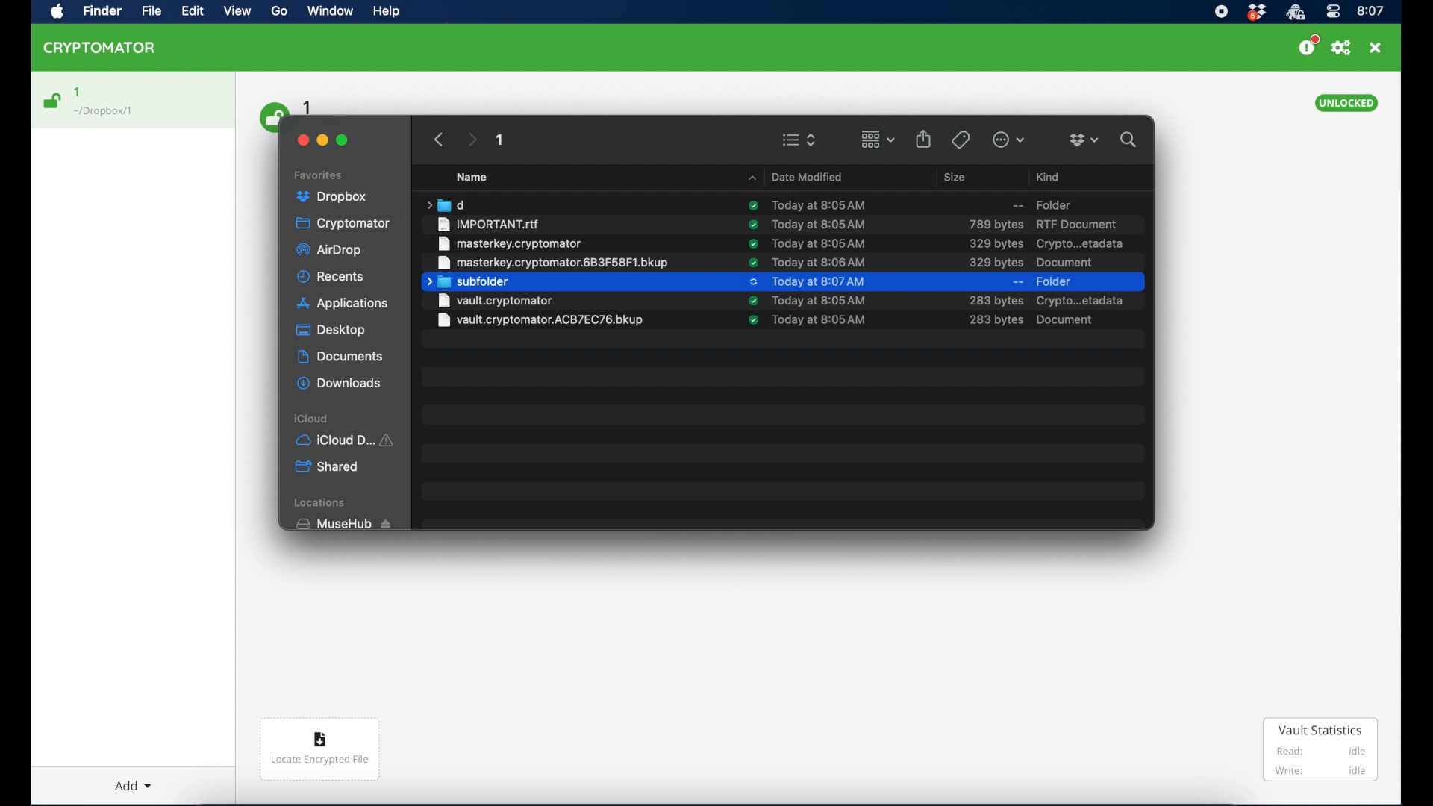  What do you see at coordinates (1084, 140) in the screenshot?
I see `dropboxdropdown` at bounding box center [1084, 140].